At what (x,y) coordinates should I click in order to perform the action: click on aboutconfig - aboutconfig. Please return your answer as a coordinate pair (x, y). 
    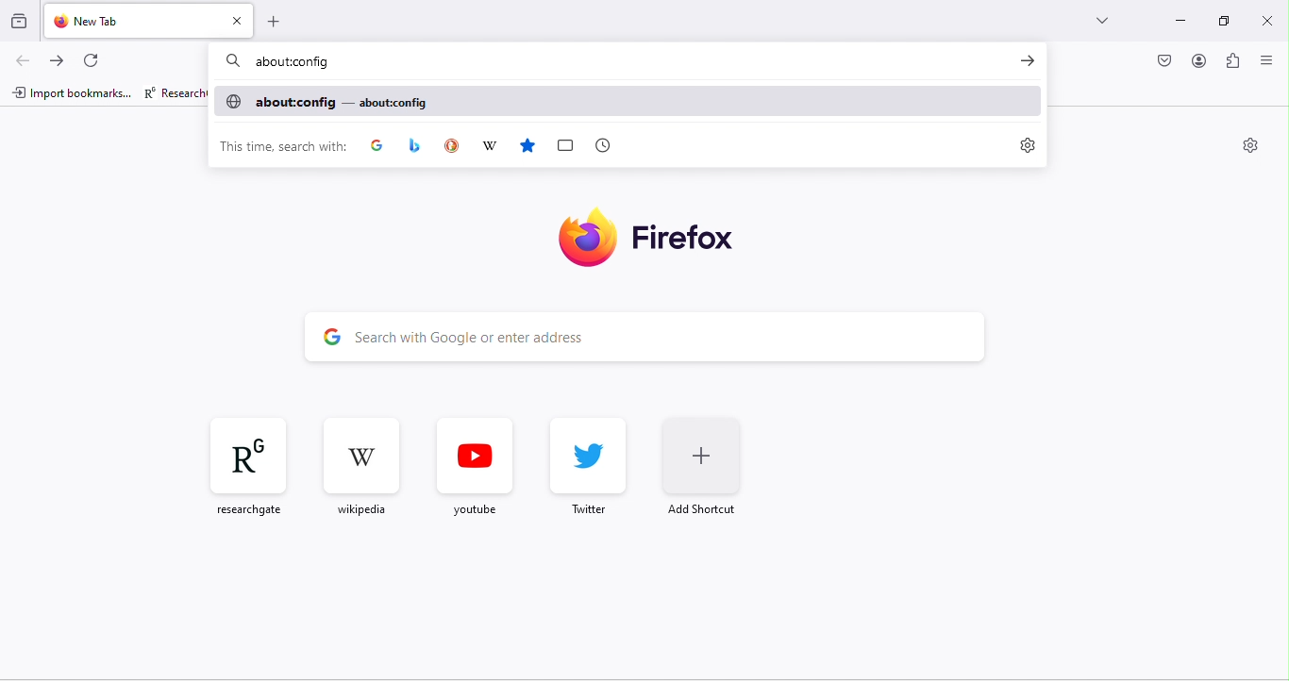
    Looking at the image, I should click on (626, 103).